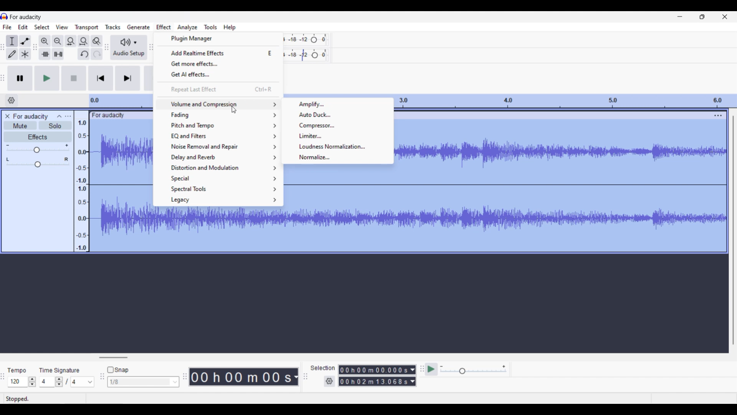 The width and height of the screenshot is (737, 415). I want to click on Recording level, so click(306, 40).